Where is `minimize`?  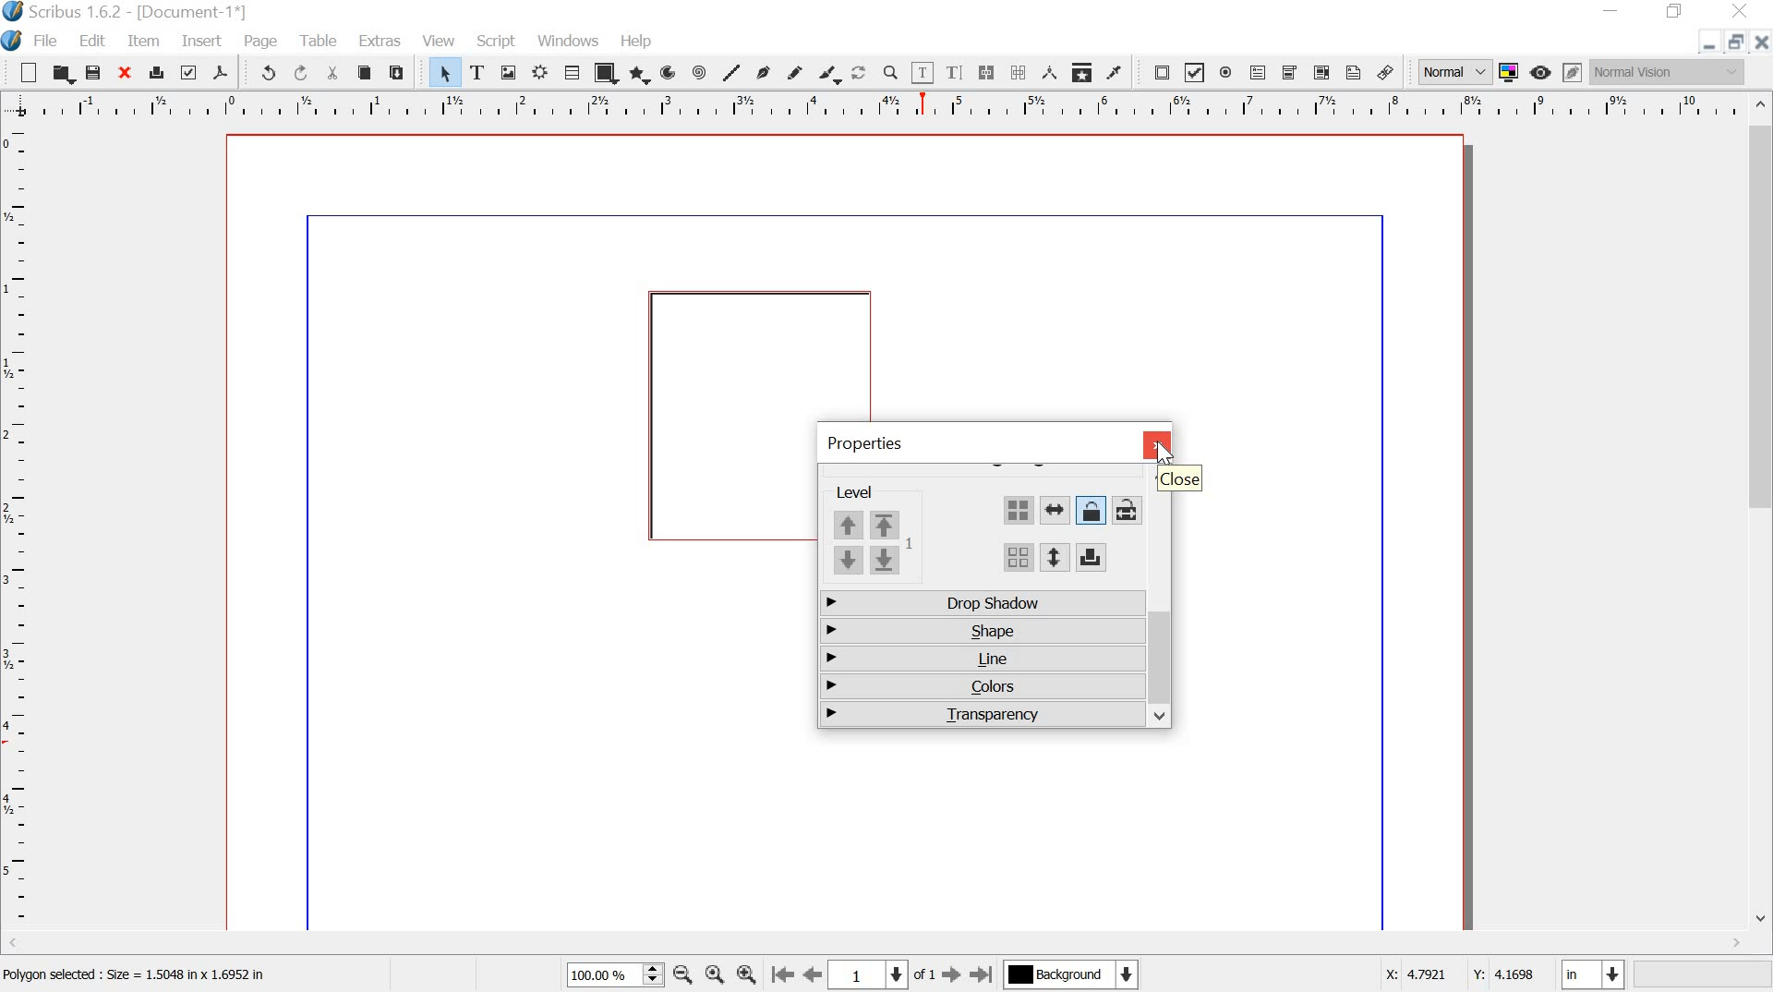 minimize is located at coordinates (1613, 9).